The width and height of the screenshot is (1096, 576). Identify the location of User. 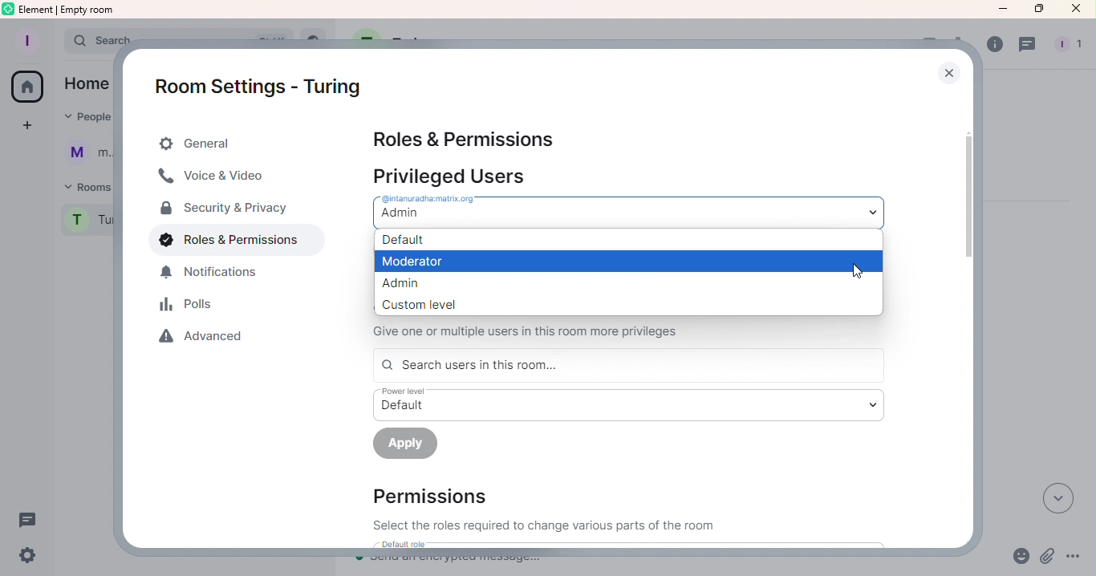
(88, 153).